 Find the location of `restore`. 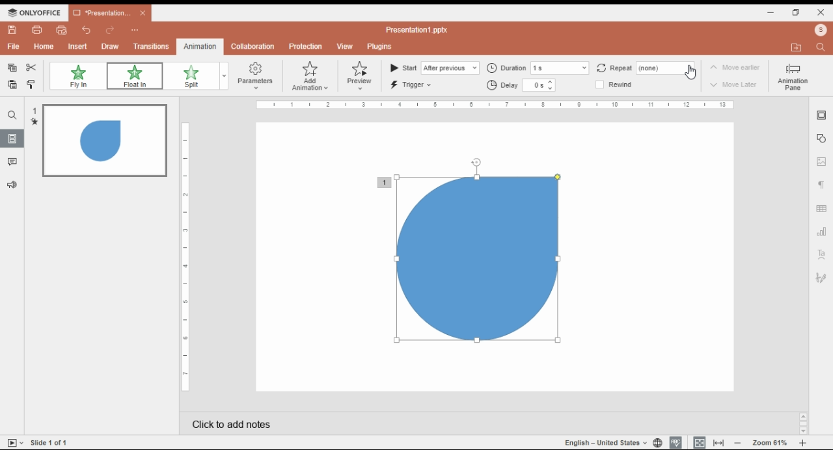

restore is located at coordinates (797, 13).